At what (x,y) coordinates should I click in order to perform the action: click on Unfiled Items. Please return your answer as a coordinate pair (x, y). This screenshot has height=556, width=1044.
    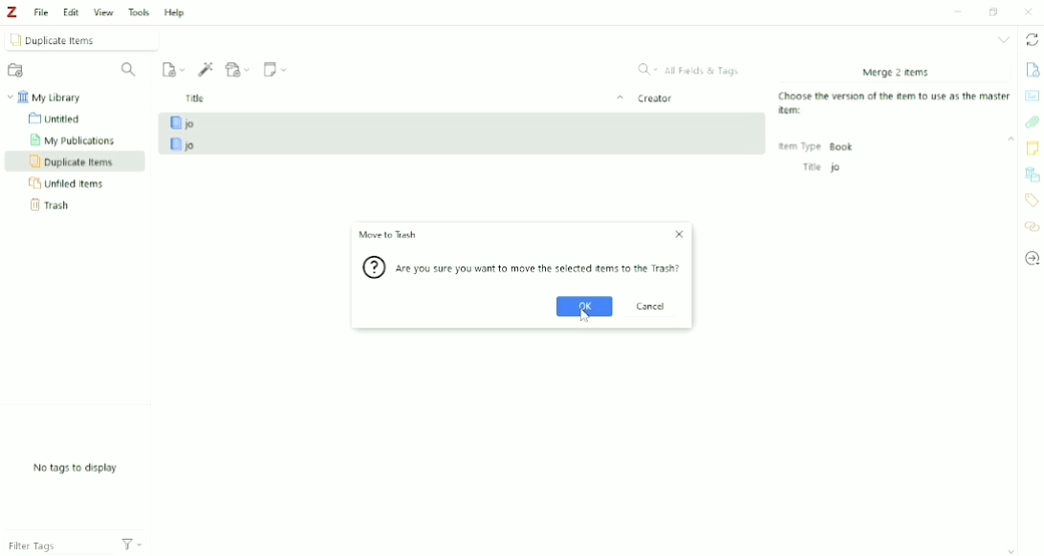
    Looking at the image, I should click on (74, 183).